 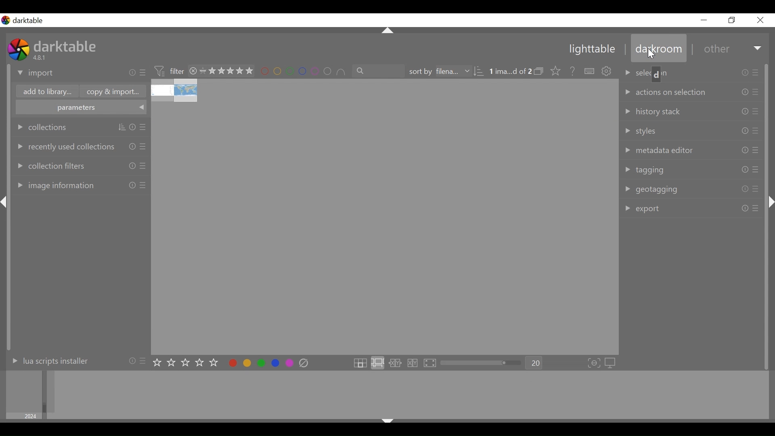 What do you see at coordinates (304, 71) in the screenshot?
I see `set color labels` at bounding box center [304, 71].